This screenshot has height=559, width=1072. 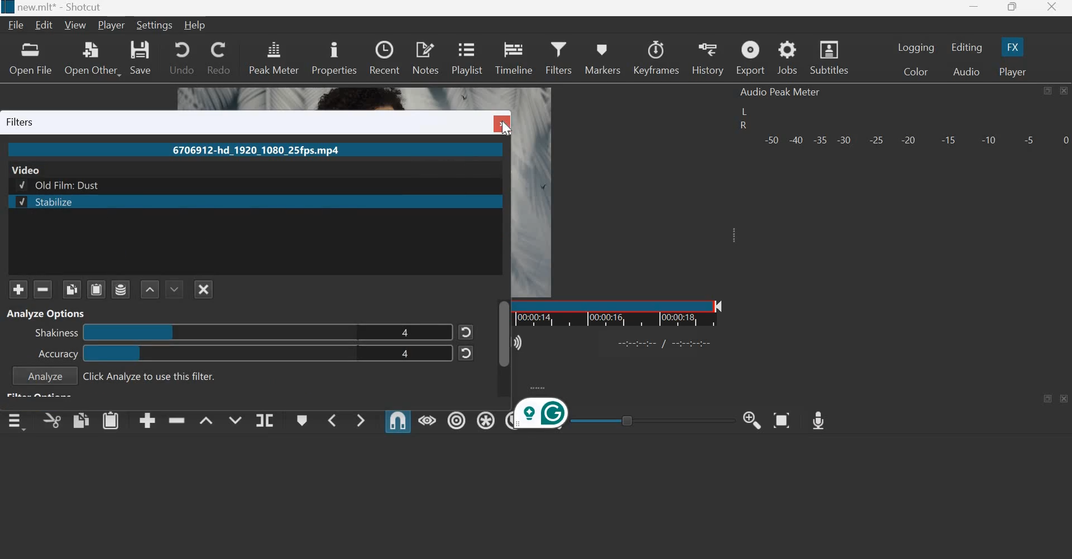 What do you see at coordinates (405, 332) in the screenshot?
I see `4` at bounding box center [405, 332].